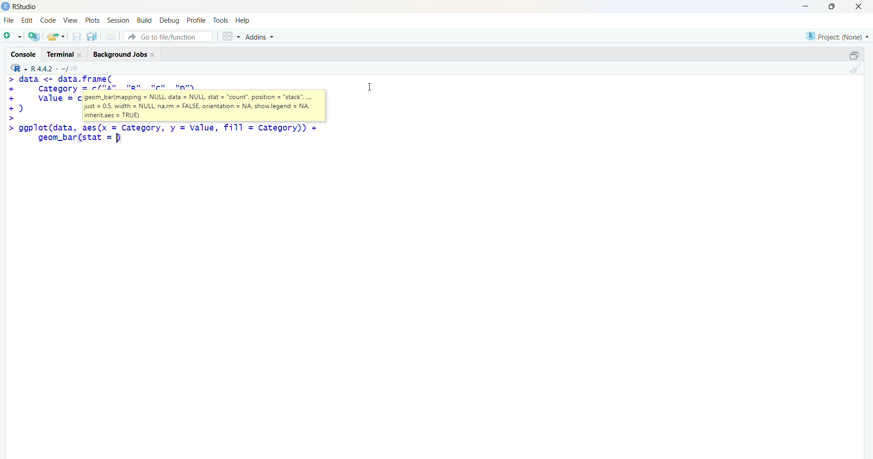 This screenshot has height=459, width=873. I want to click on help, so click(244, 20).